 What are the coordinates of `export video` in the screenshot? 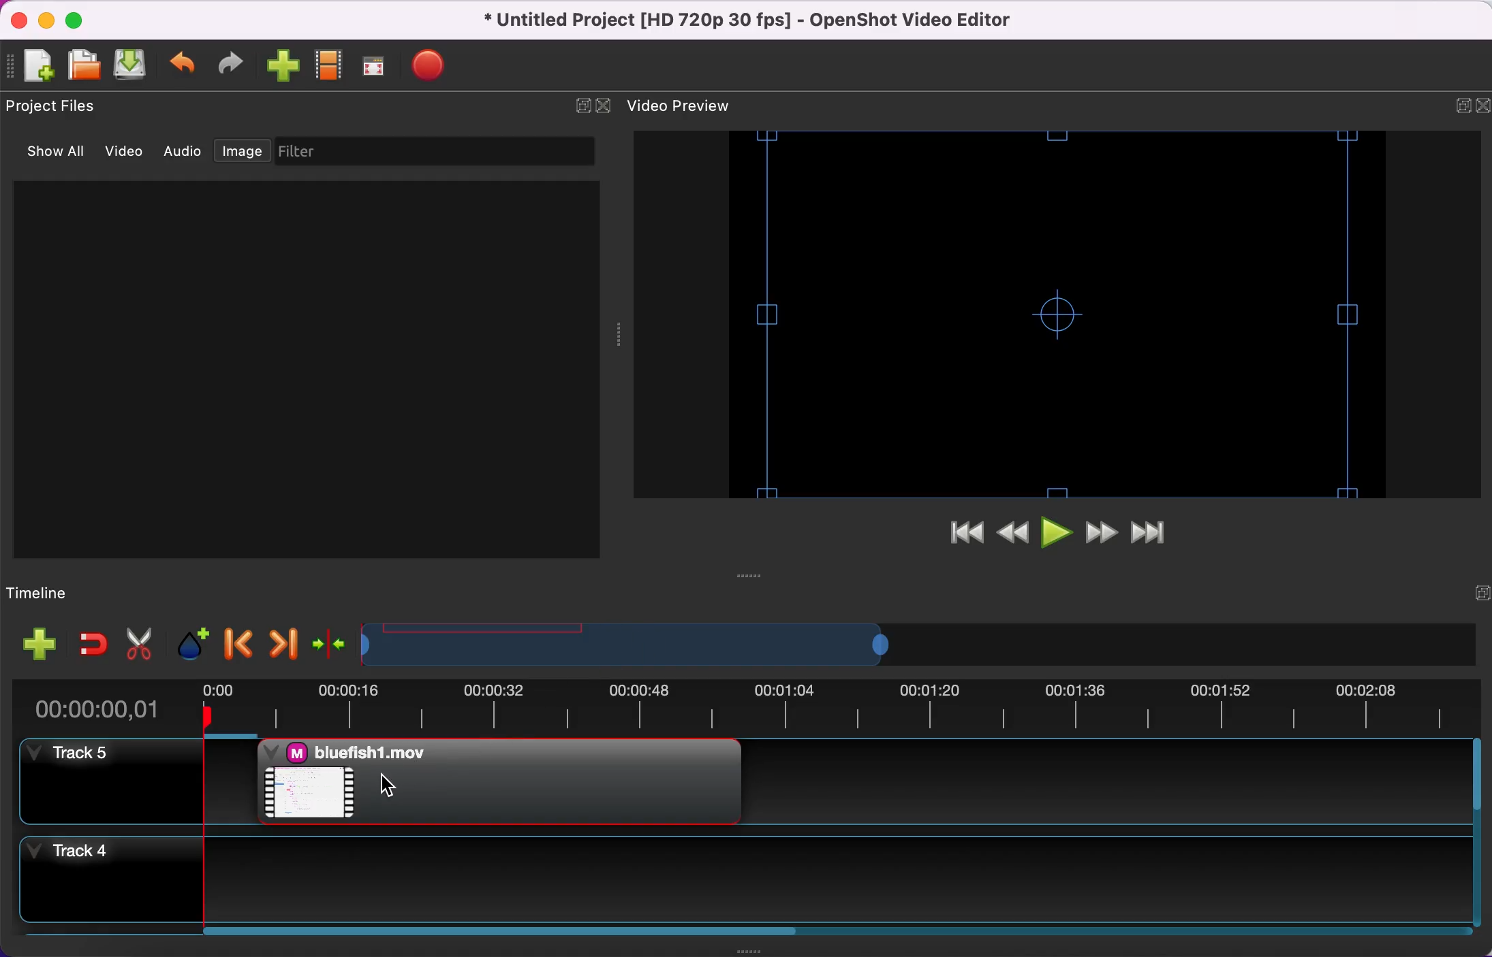 It's located at (435, 66).